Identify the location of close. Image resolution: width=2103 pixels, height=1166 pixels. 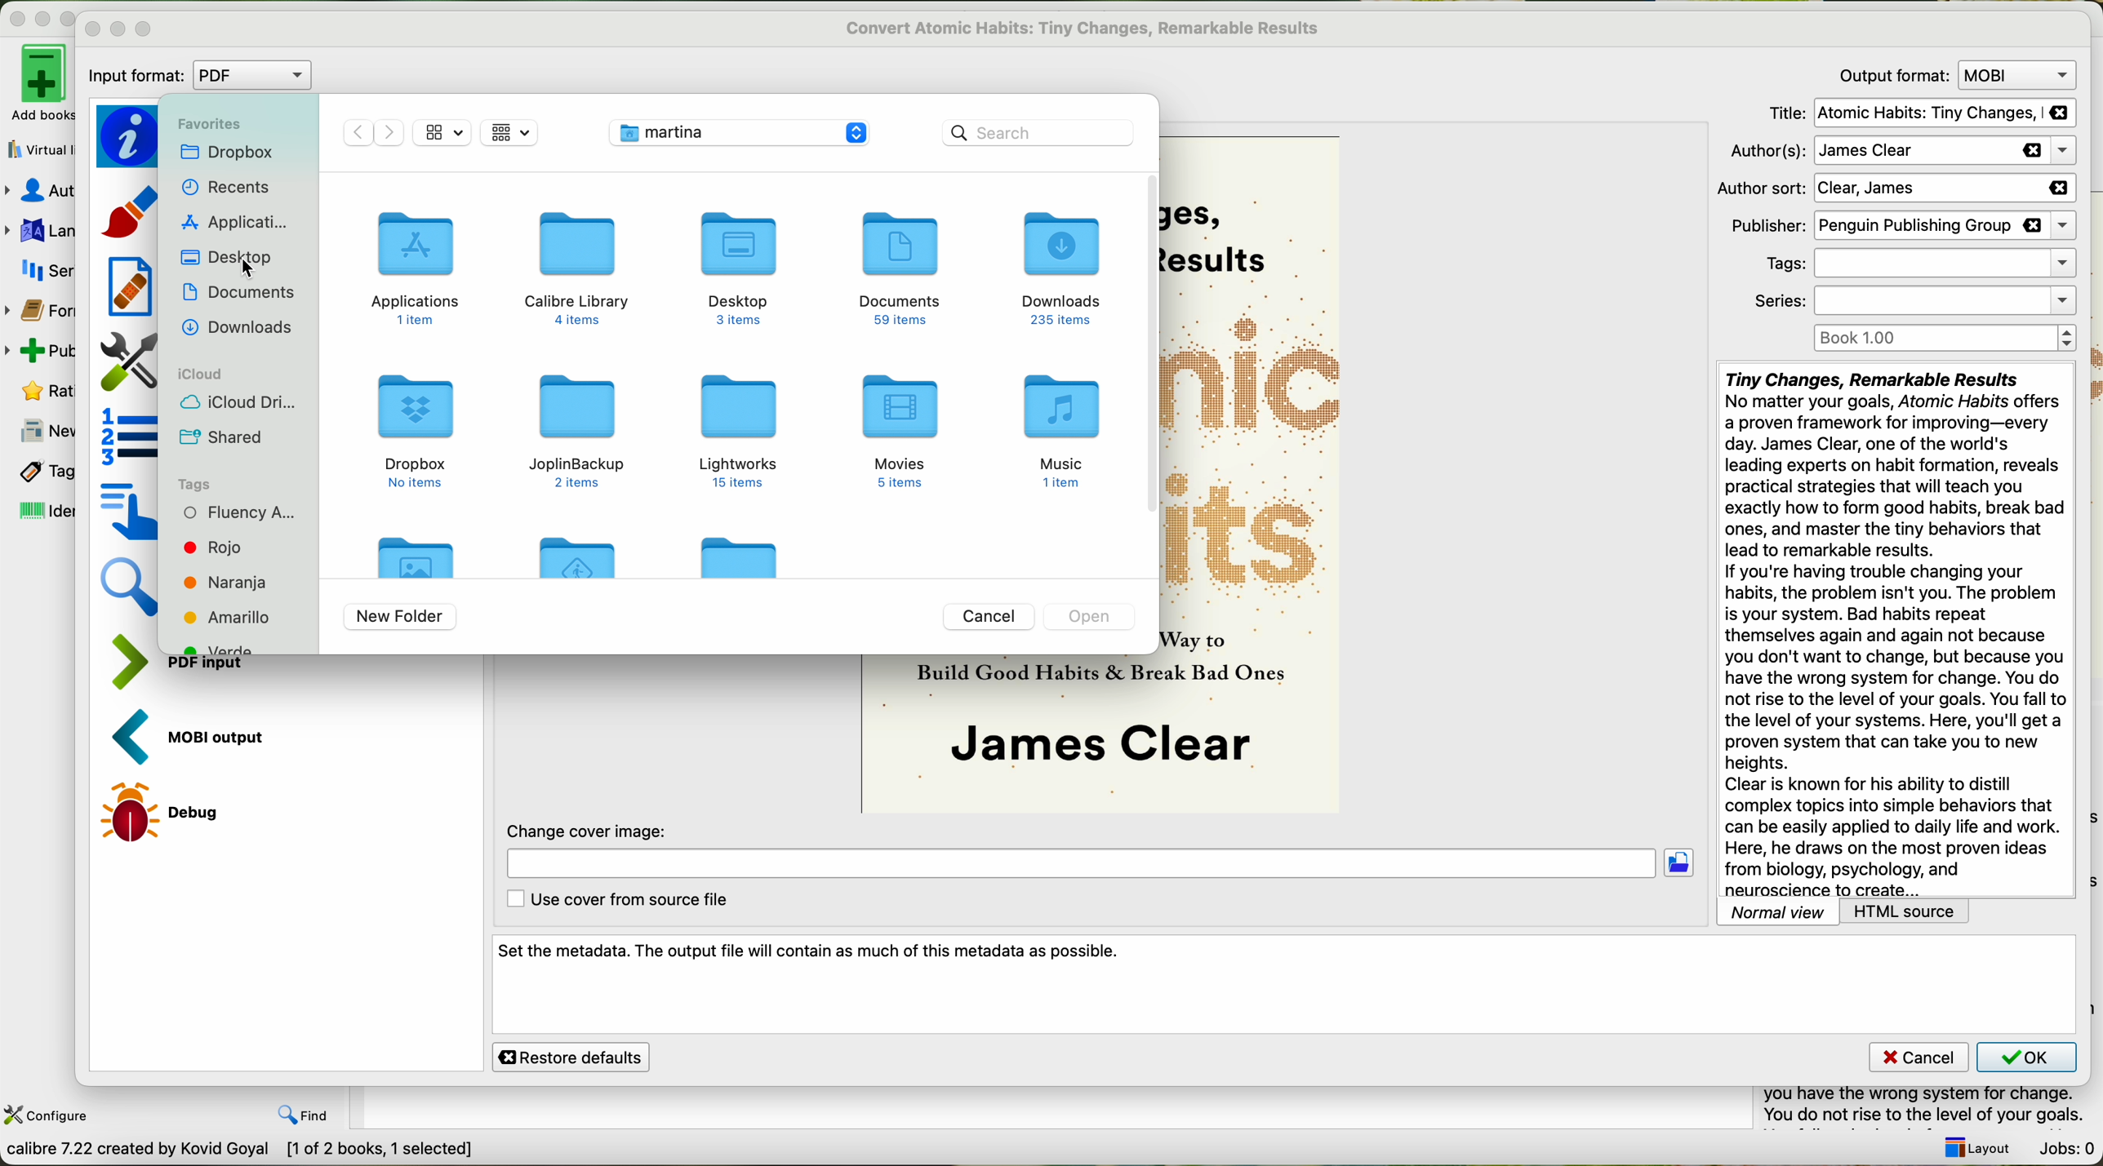
(93, 30).